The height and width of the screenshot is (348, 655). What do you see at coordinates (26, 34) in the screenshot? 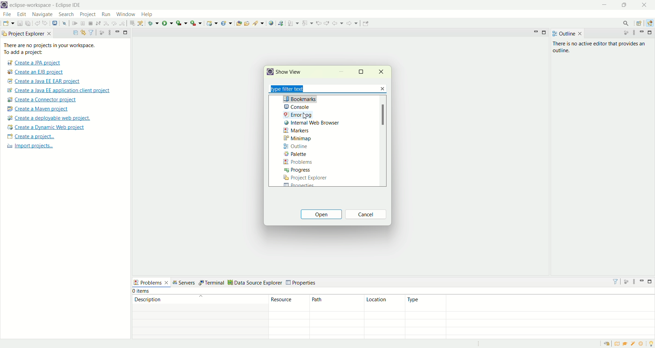
I see `project explorer` at bounding box center [26, 34].